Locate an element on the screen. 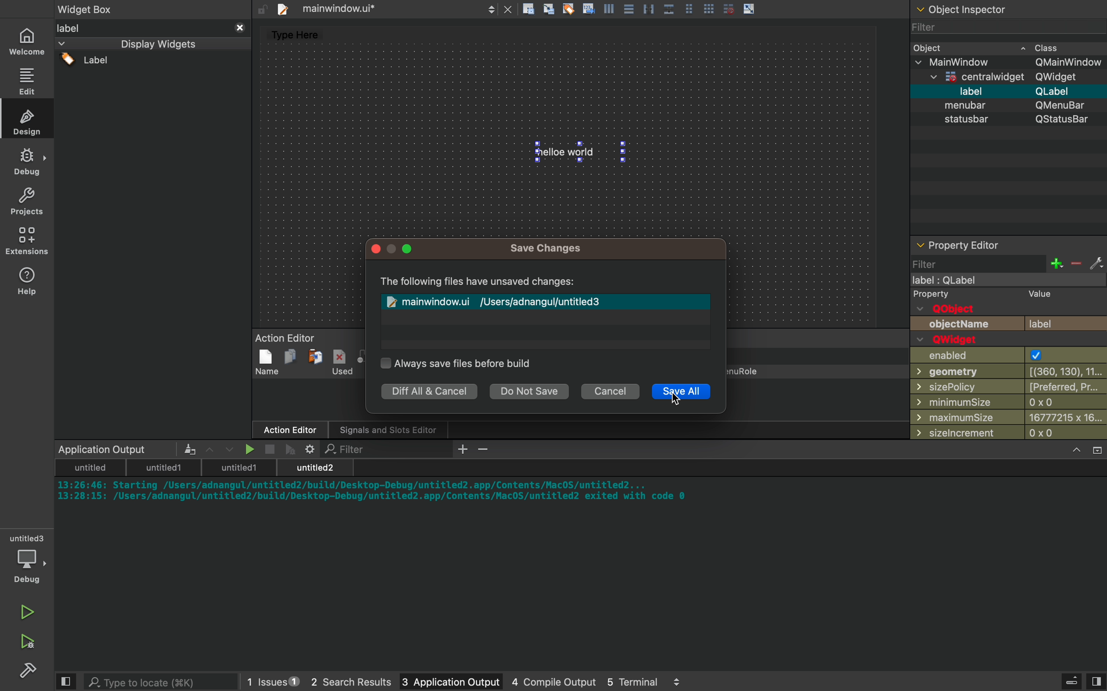 The height and width of the screenshot is (691, 1107).  is located at coordinates (1001, 106).